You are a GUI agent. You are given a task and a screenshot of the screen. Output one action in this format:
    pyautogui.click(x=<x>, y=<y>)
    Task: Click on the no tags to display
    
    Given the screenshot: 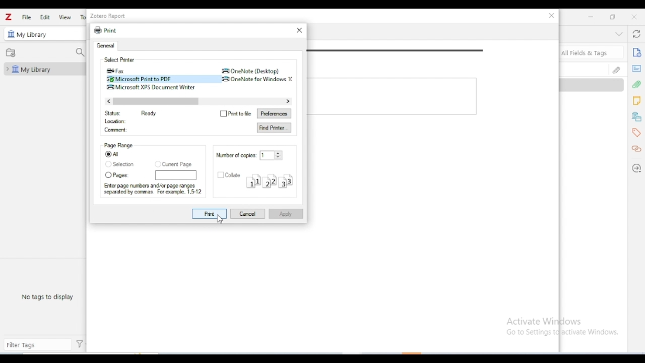 What is the action you would take?
    pyautogui.click(x=47, y=296)
    